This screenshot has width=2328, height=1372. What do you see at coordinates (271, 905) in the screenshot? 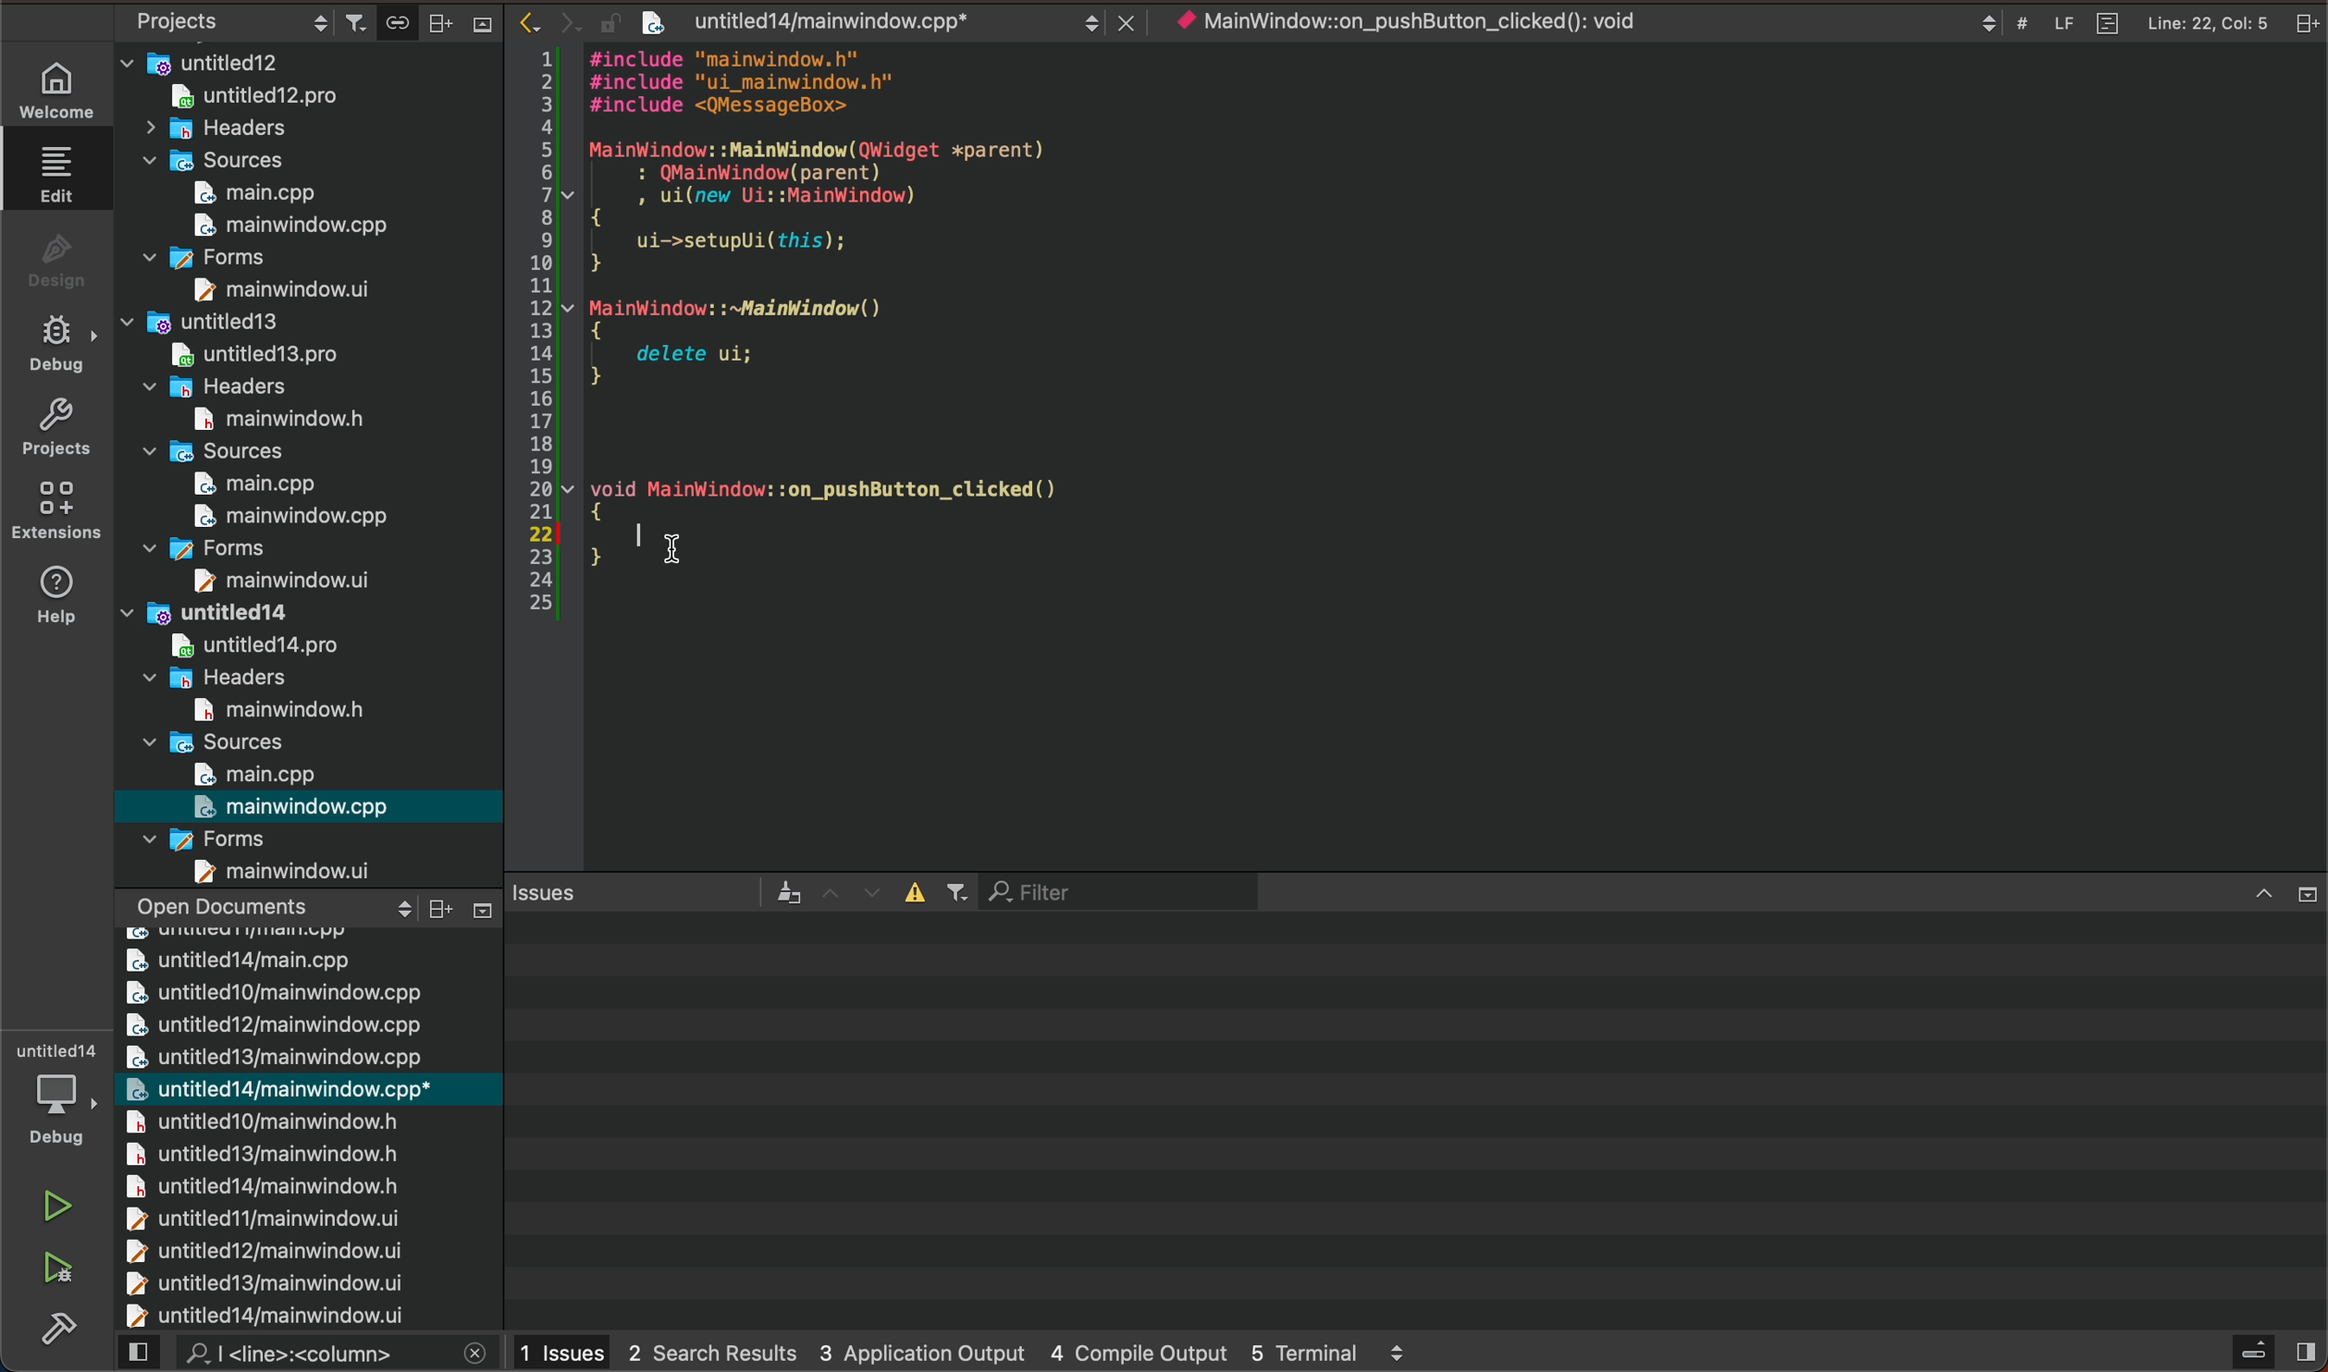
I see `open documents` at bounding box center [271, 905].